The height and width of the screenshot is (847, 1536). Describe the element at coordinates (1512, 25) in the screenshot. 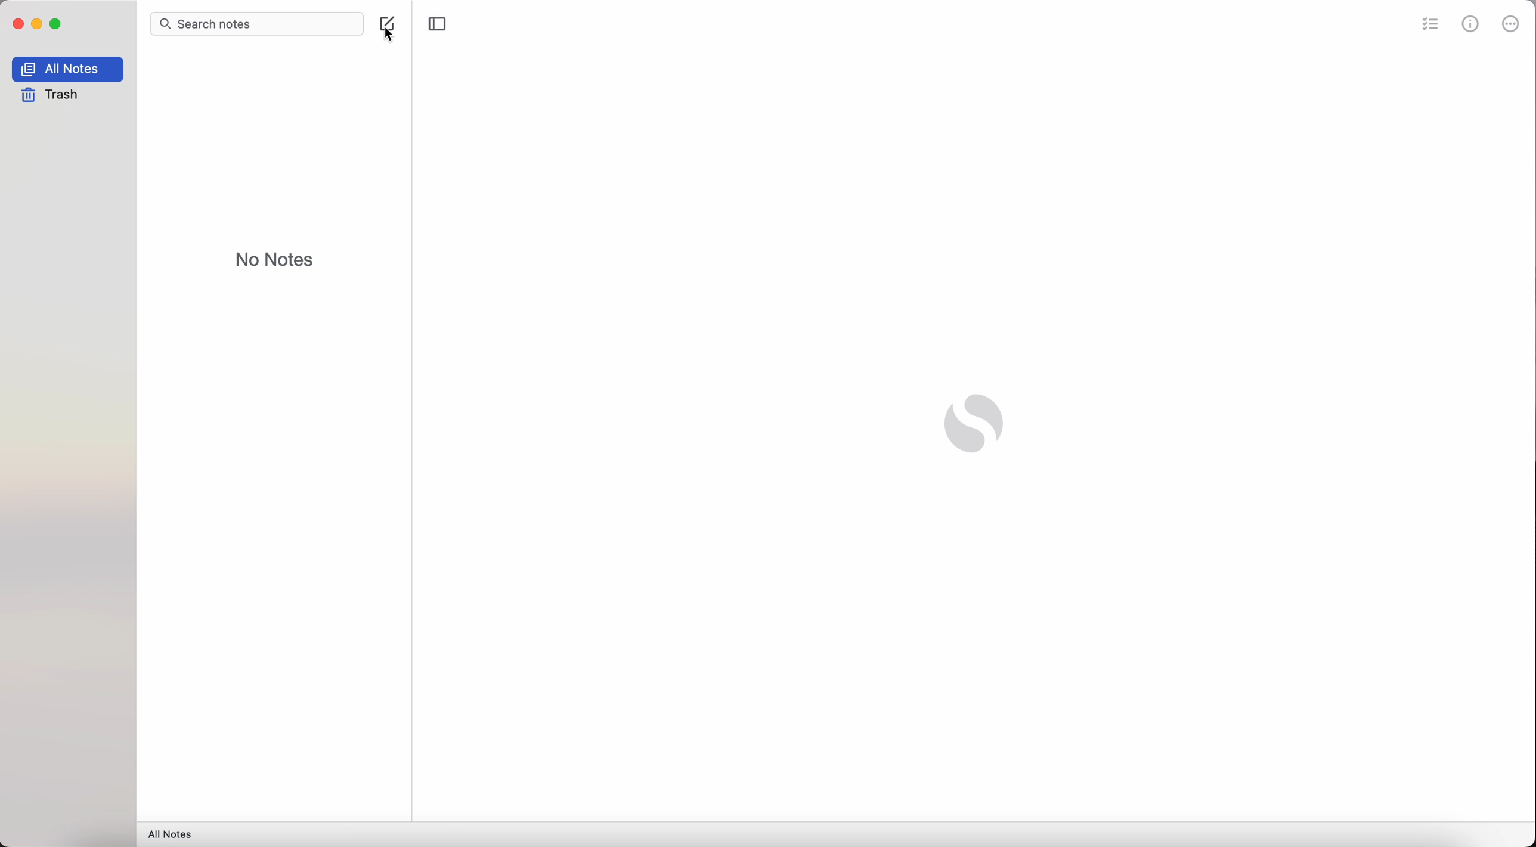

I see `more options` at that location.